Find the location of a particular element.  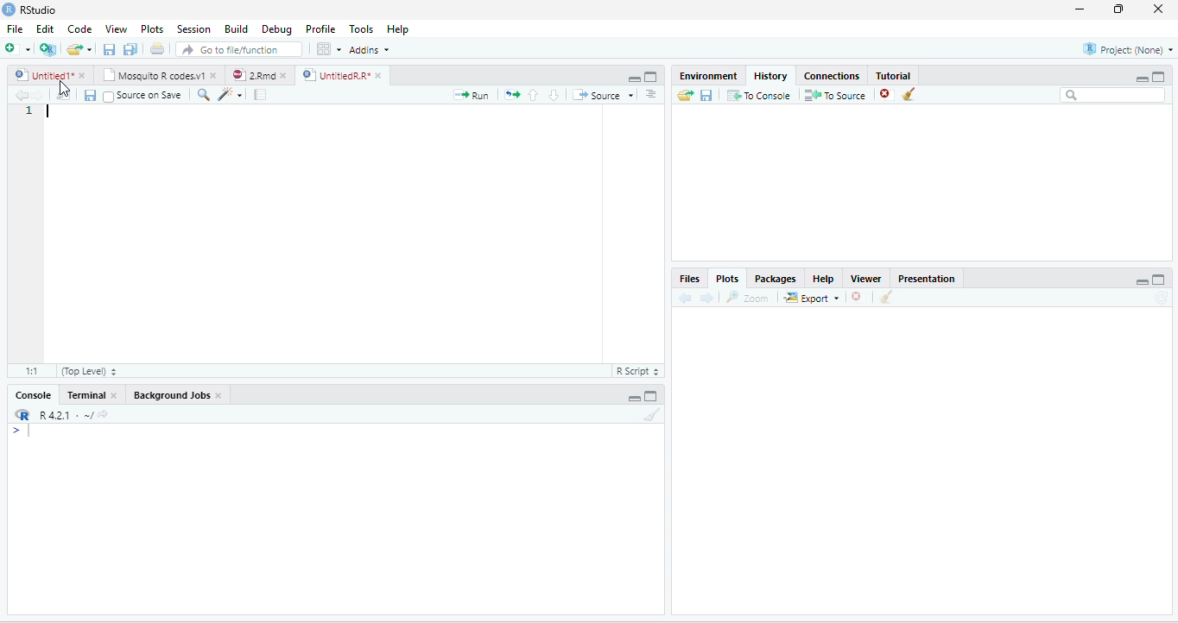

close is located at coordinates (219, 396).